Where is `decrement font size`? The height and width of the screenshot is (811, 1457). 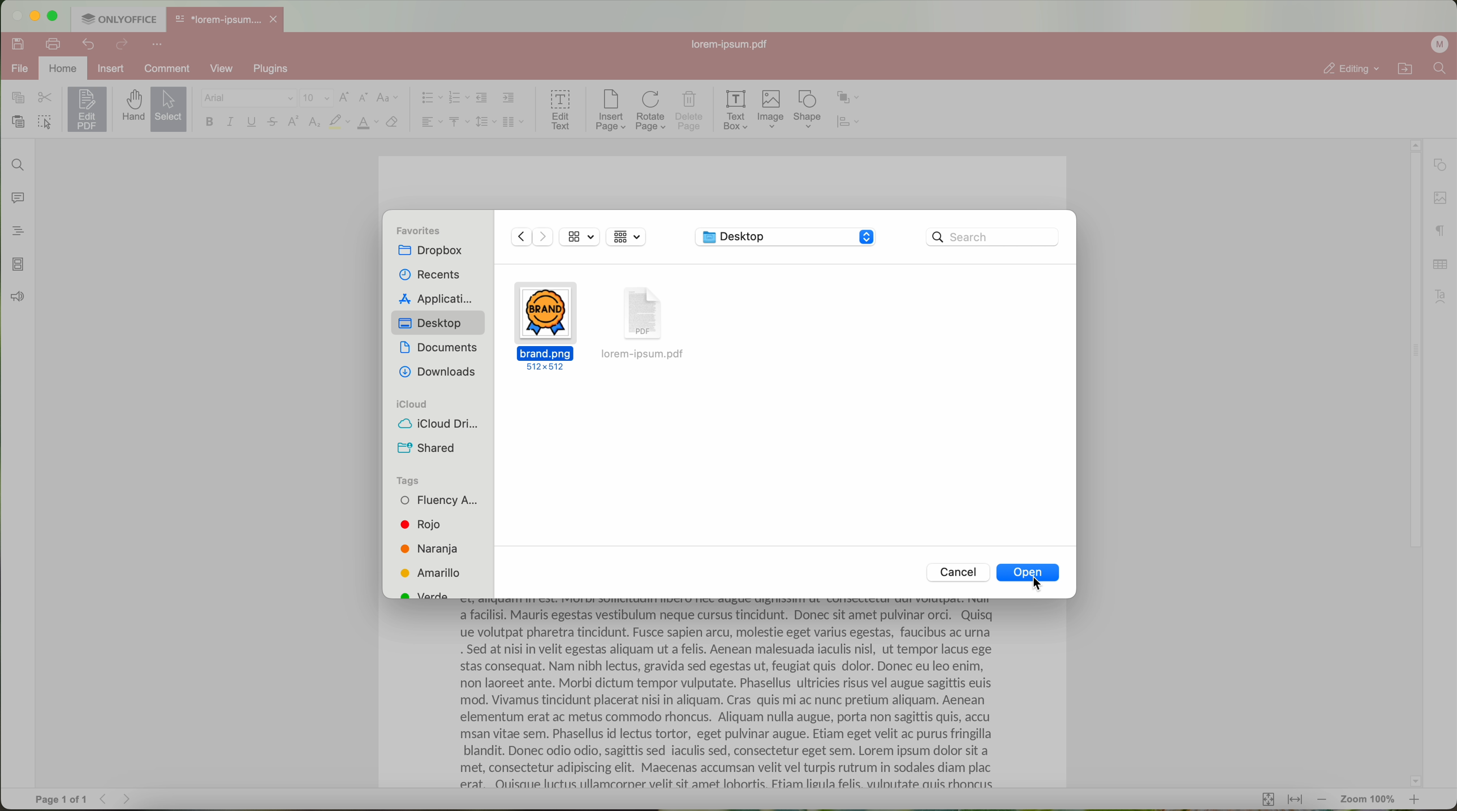 decrement font size is located at coordinates (364, 98).